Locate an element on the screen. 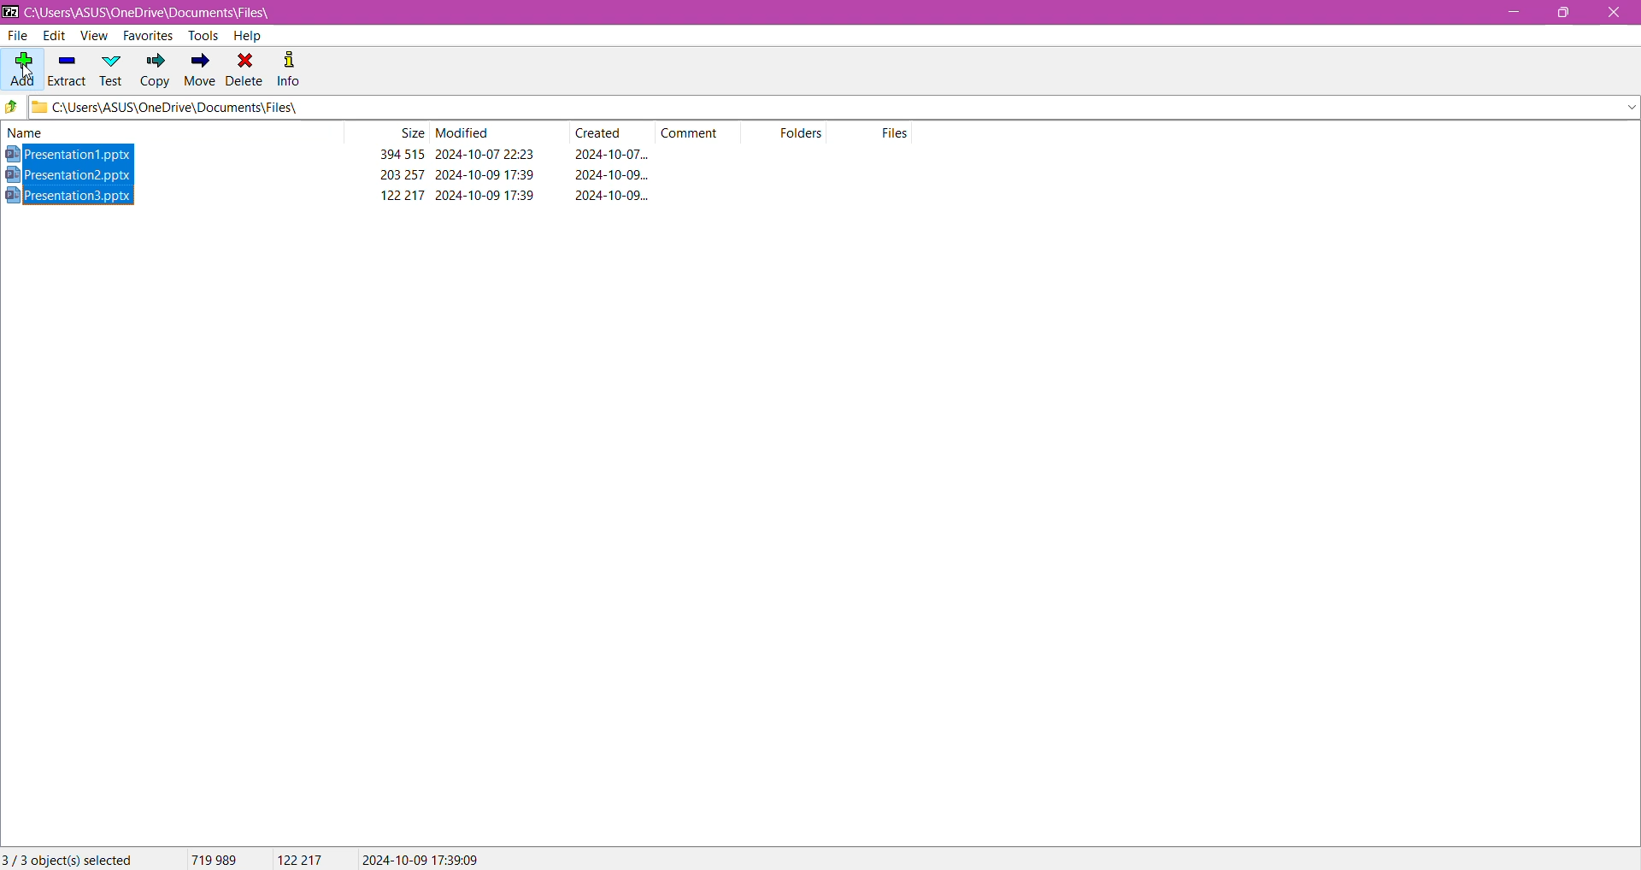 The image size is (1641, 870). 2024-10-07 17:39:09 is located at coordinates (421, 858).